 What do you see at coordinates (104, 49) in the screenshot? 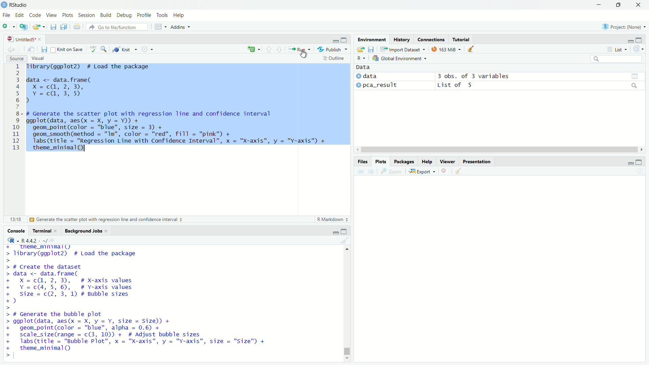
I see `Find/Replace` at bounding box center [104, 49].